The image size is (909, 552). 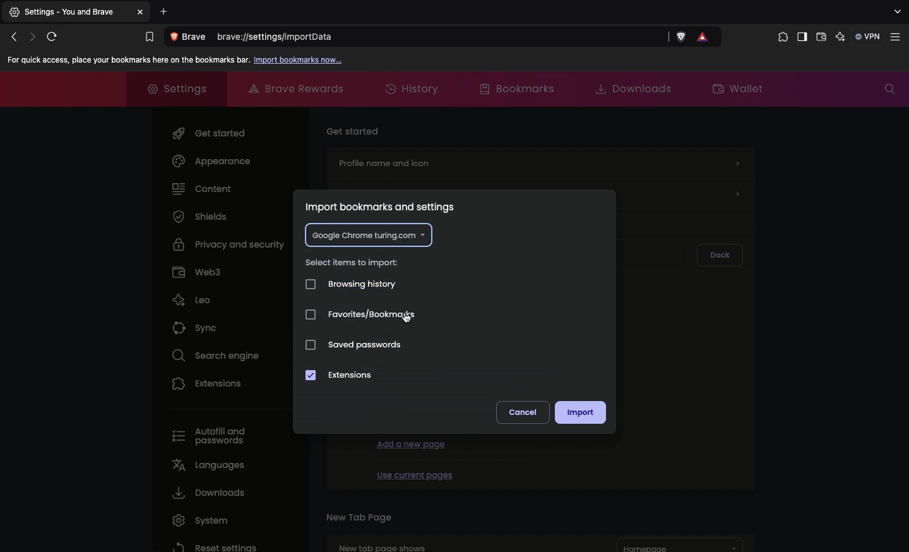 I want to click on cursor, so click(x=407, y=318).